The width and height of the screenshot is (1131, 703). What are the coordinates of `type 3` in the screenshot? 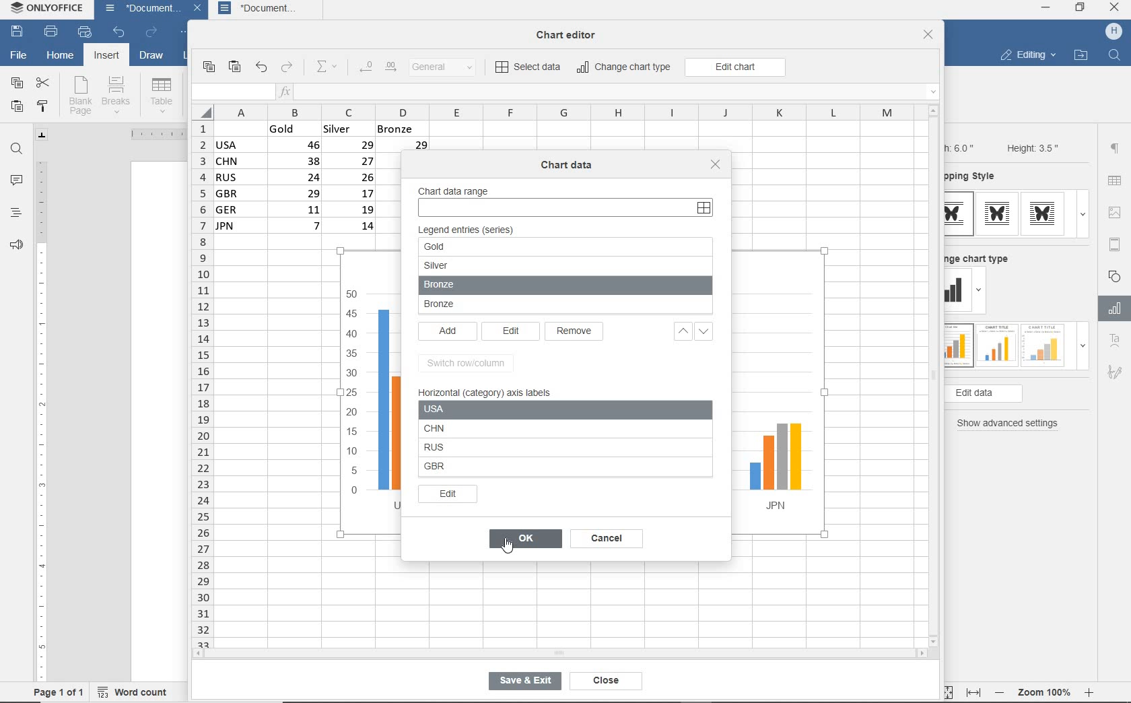 It's located at (1046, 213).